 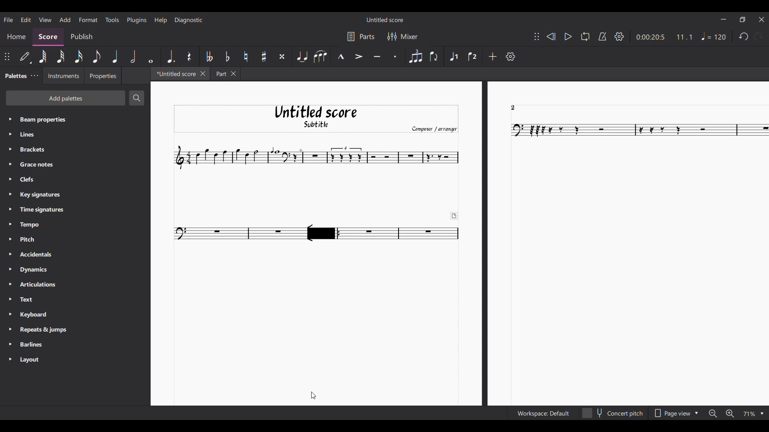 What do you see at coordinates (88, 19) in the screenshot?
I see `Highlighted by cursor` at bounding box center [88, 19].